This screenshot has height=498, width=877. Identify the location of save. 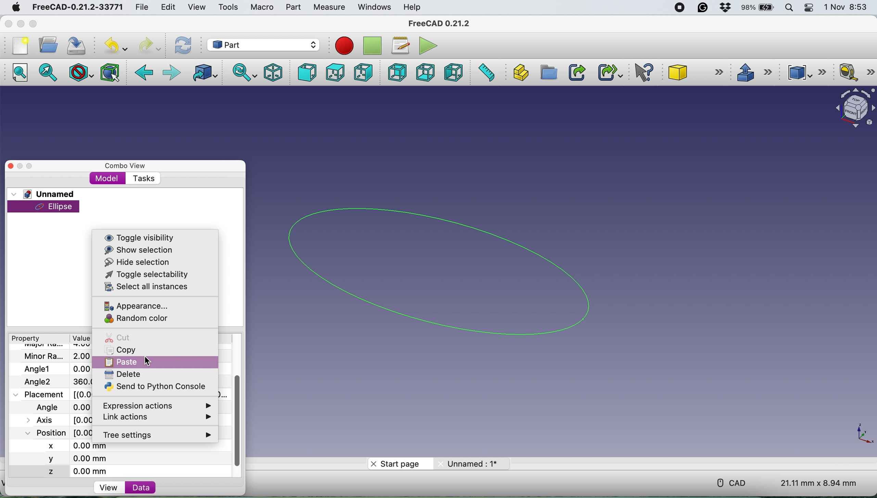
(78, 45).